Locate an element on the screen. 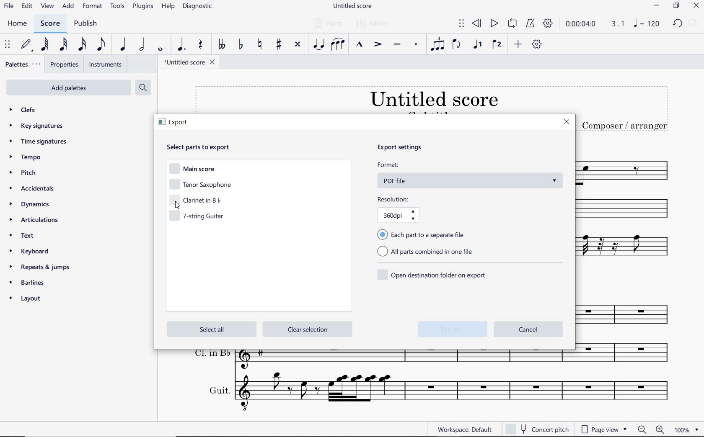 The image size is (704, 437). PLAYBACK SETTINGS is located at coordinates (549, 24).